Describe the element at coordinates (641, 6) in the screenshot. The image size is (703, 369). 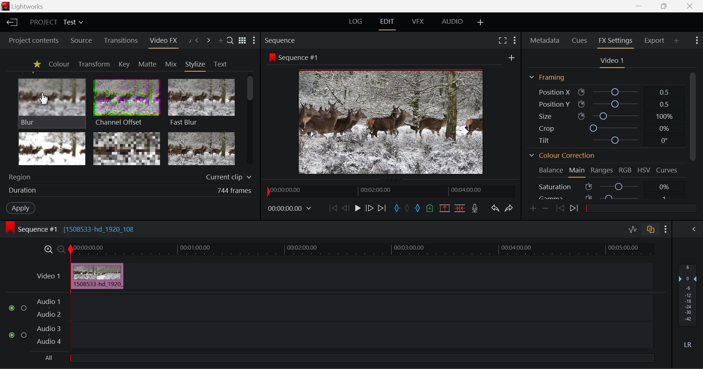
I see `Restore Down` at that location.